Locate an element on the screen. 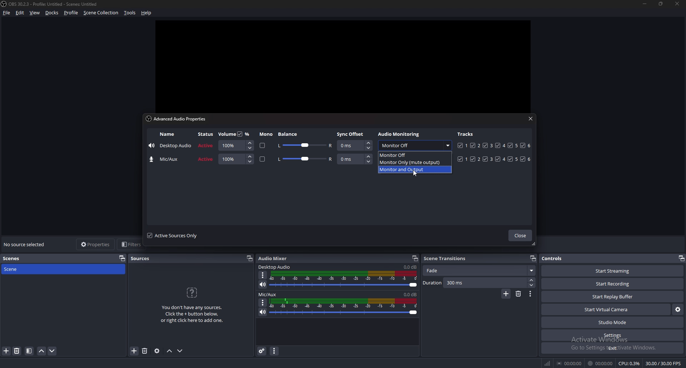  mono is located at coordinates (263, 145).